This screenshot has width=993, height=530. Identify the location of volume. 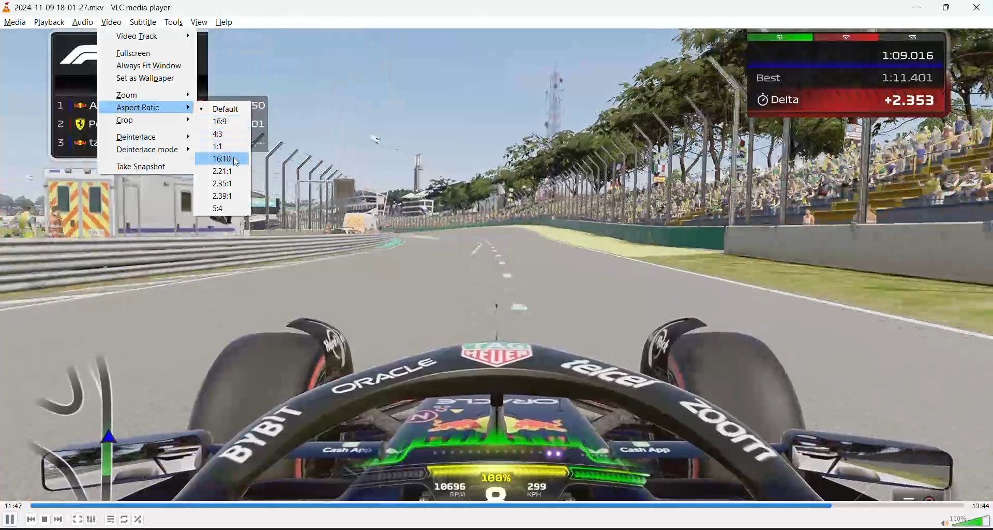
(959, 521).